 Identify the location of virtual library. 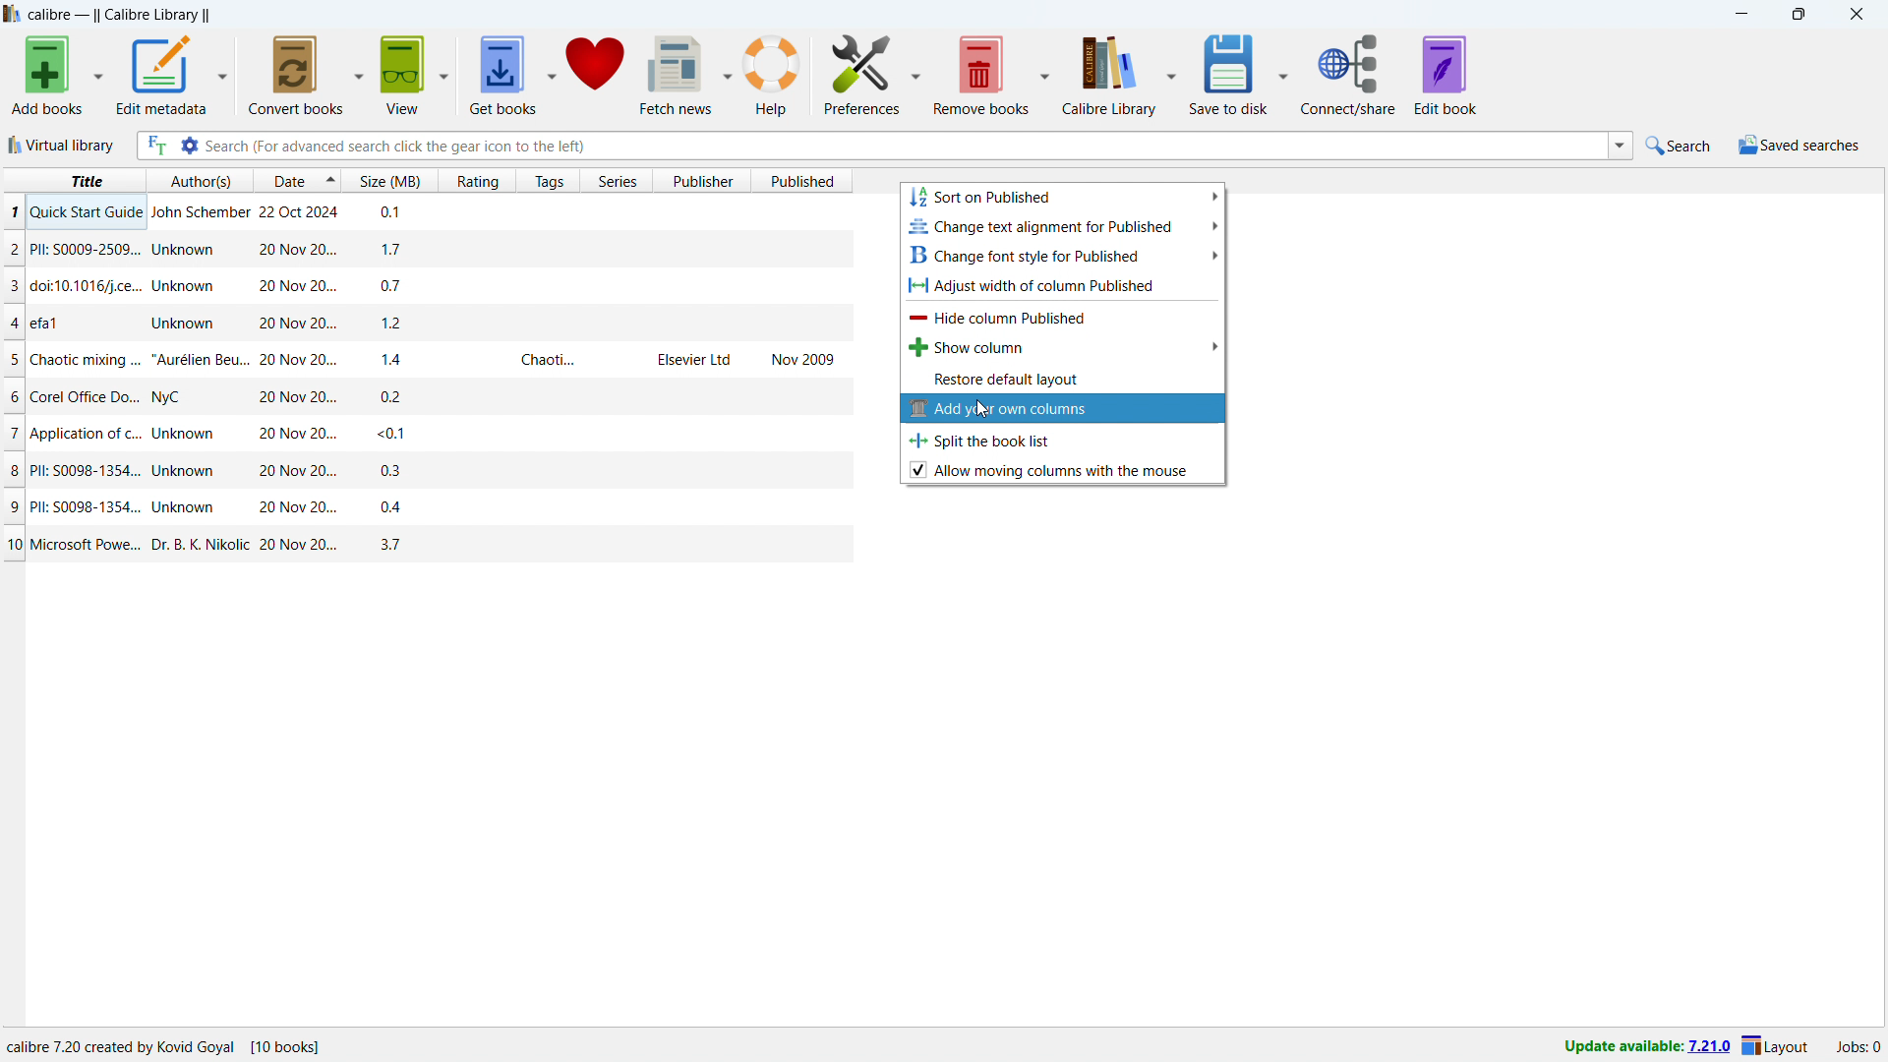
(62, 146).